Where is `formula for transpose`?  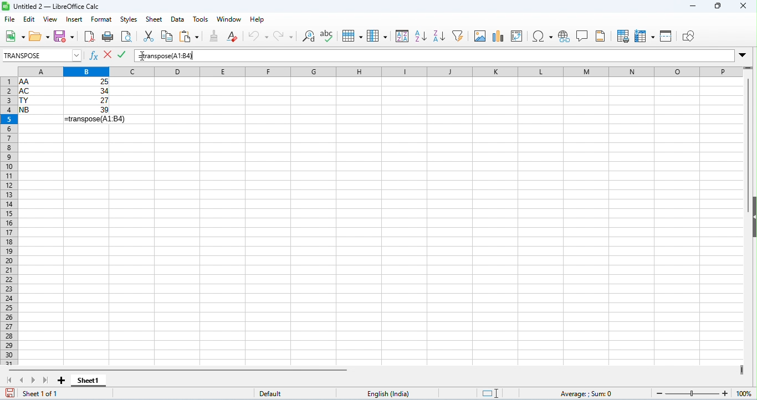 formula for transpose is located at coordinates (172, 55).